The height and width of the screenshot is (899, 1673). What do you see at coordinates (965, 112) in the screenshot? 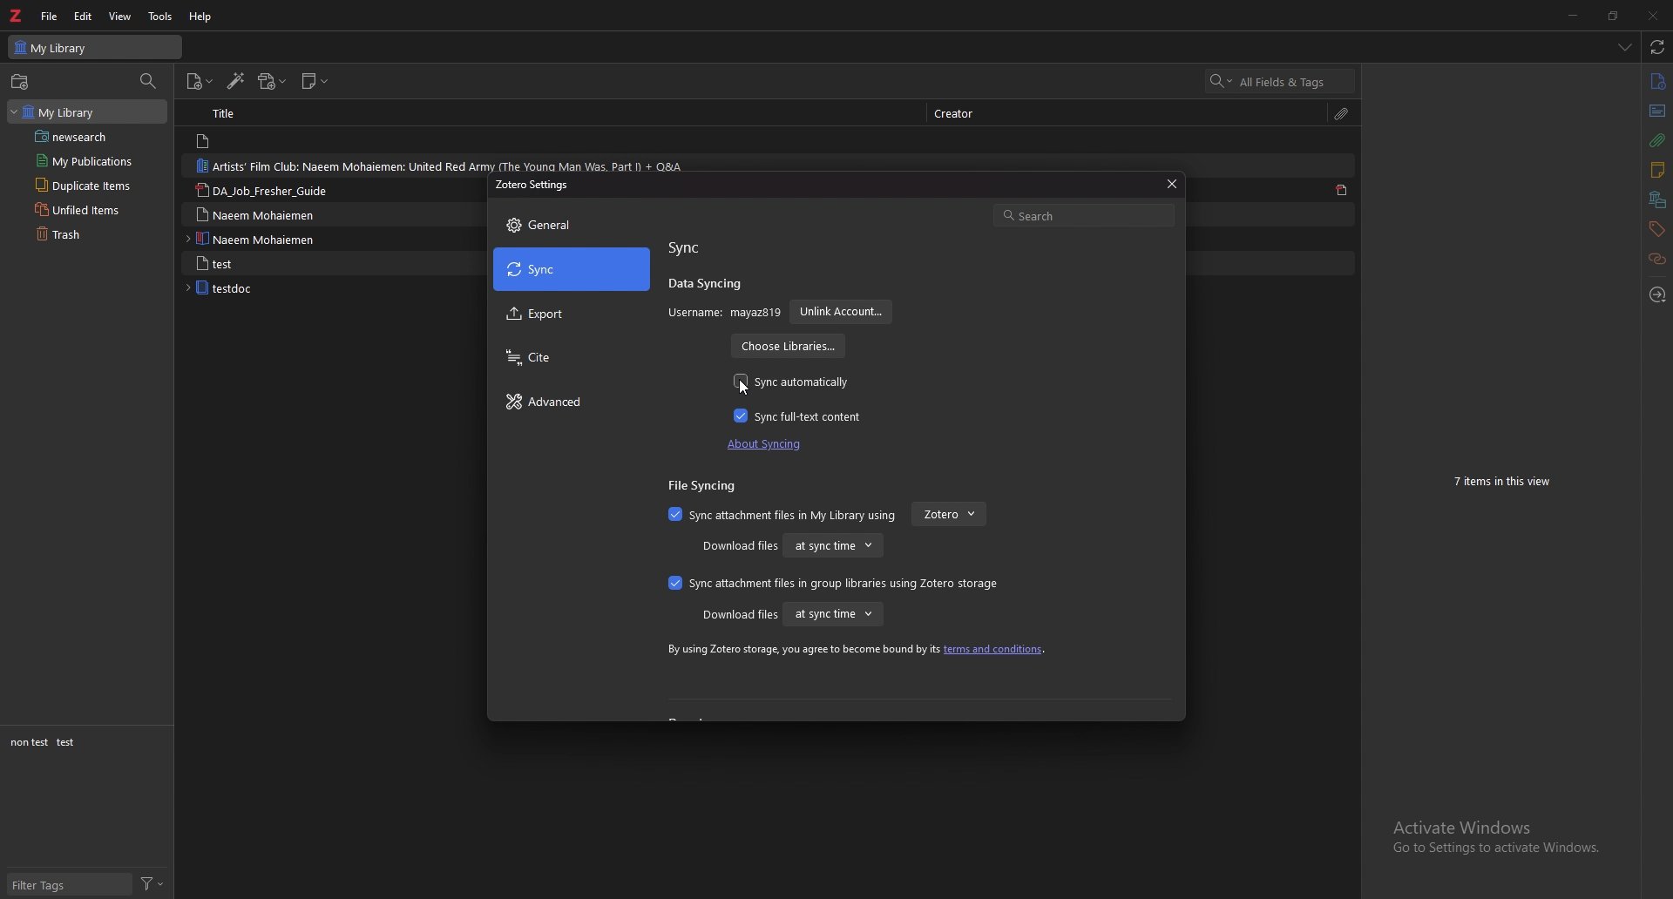
I see `creator` at bounding box center [965, 112].